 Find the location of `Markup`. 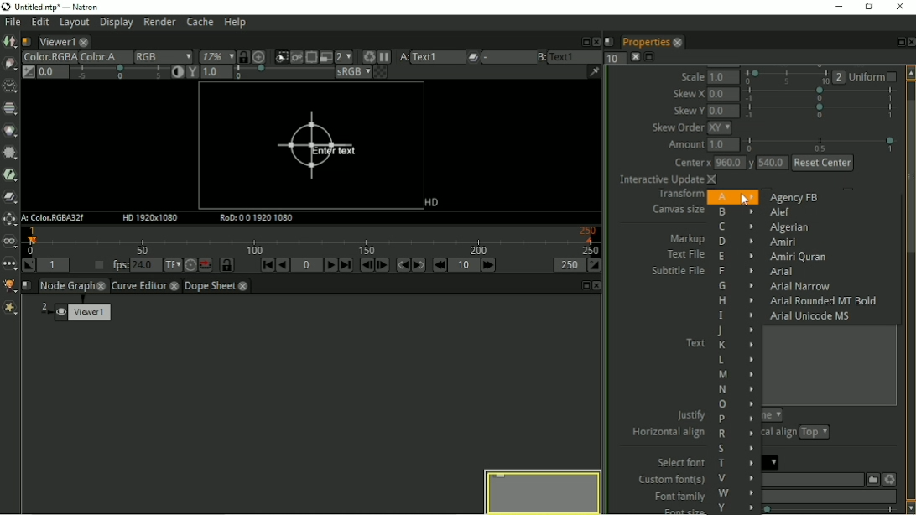

Markup is located at coordinates (688, 238).